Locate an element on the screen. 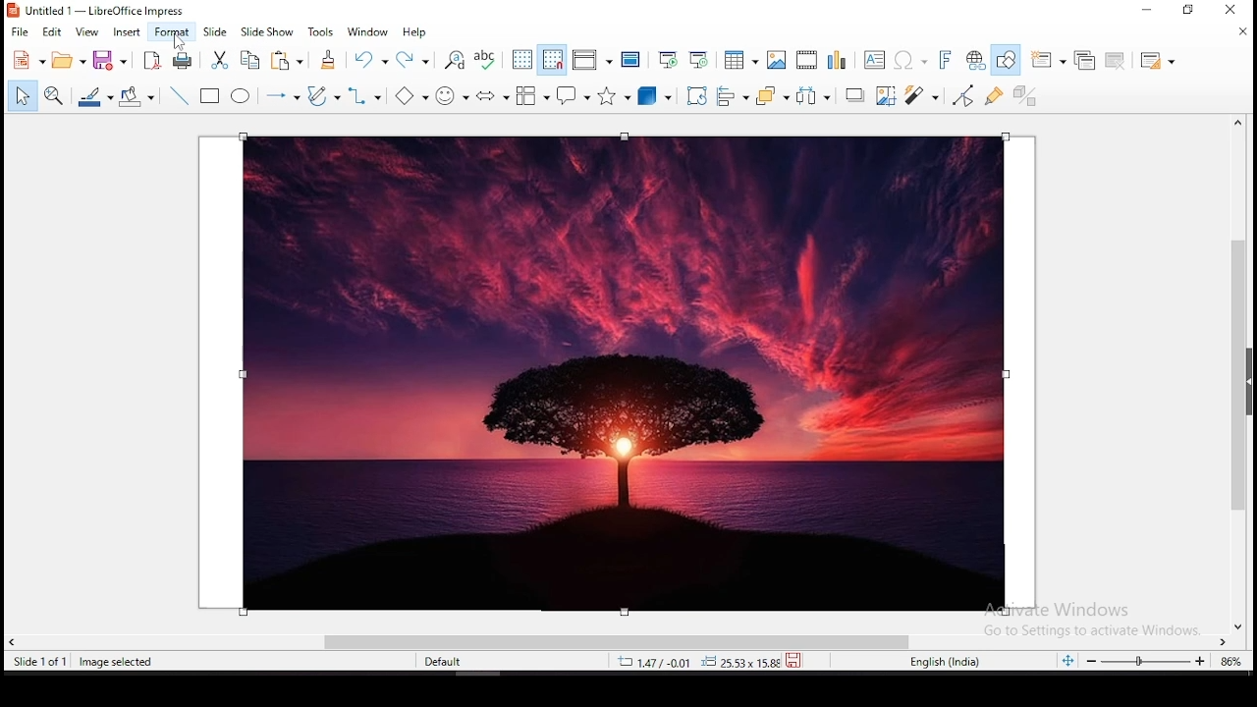 This screenshot has width=1257, height=707. print is located at coordinates (180, 60).